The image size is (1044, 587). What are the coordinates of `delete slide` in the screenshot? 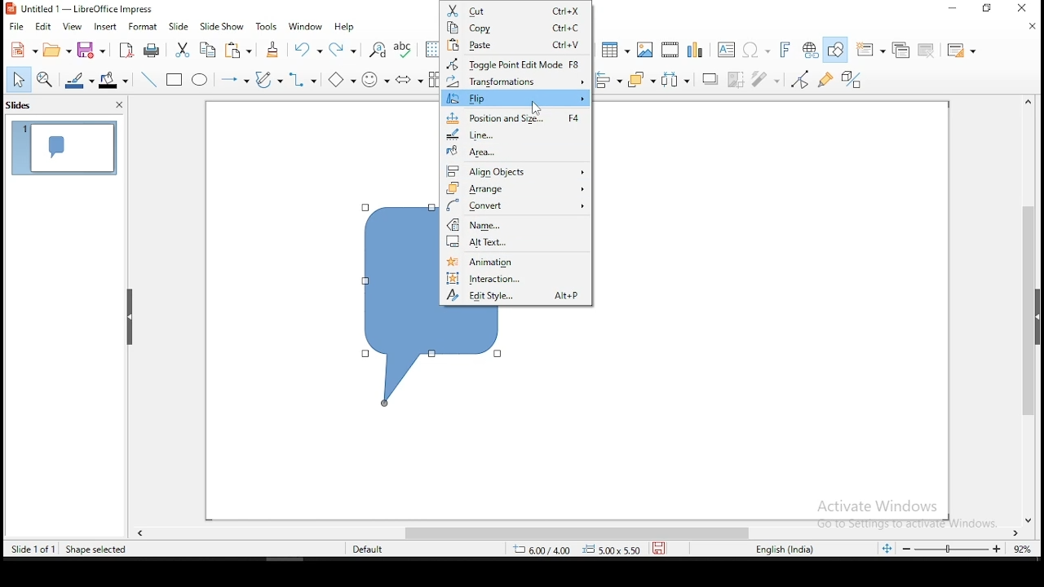 It's located at (929, 50).